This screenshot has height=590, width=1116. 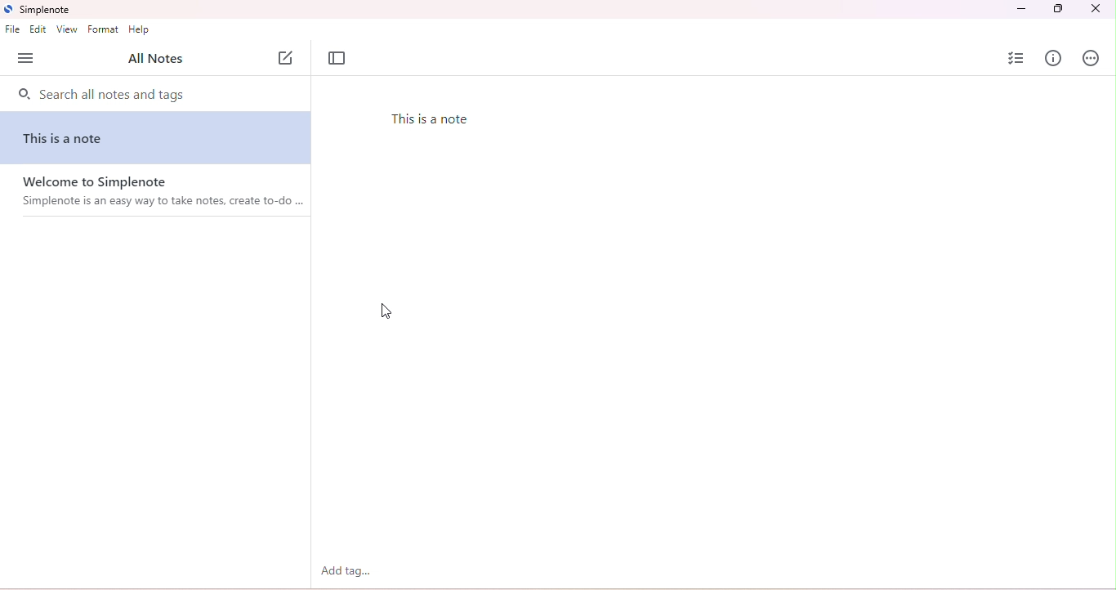 I want to click on new note, so click(x=288, y=58).